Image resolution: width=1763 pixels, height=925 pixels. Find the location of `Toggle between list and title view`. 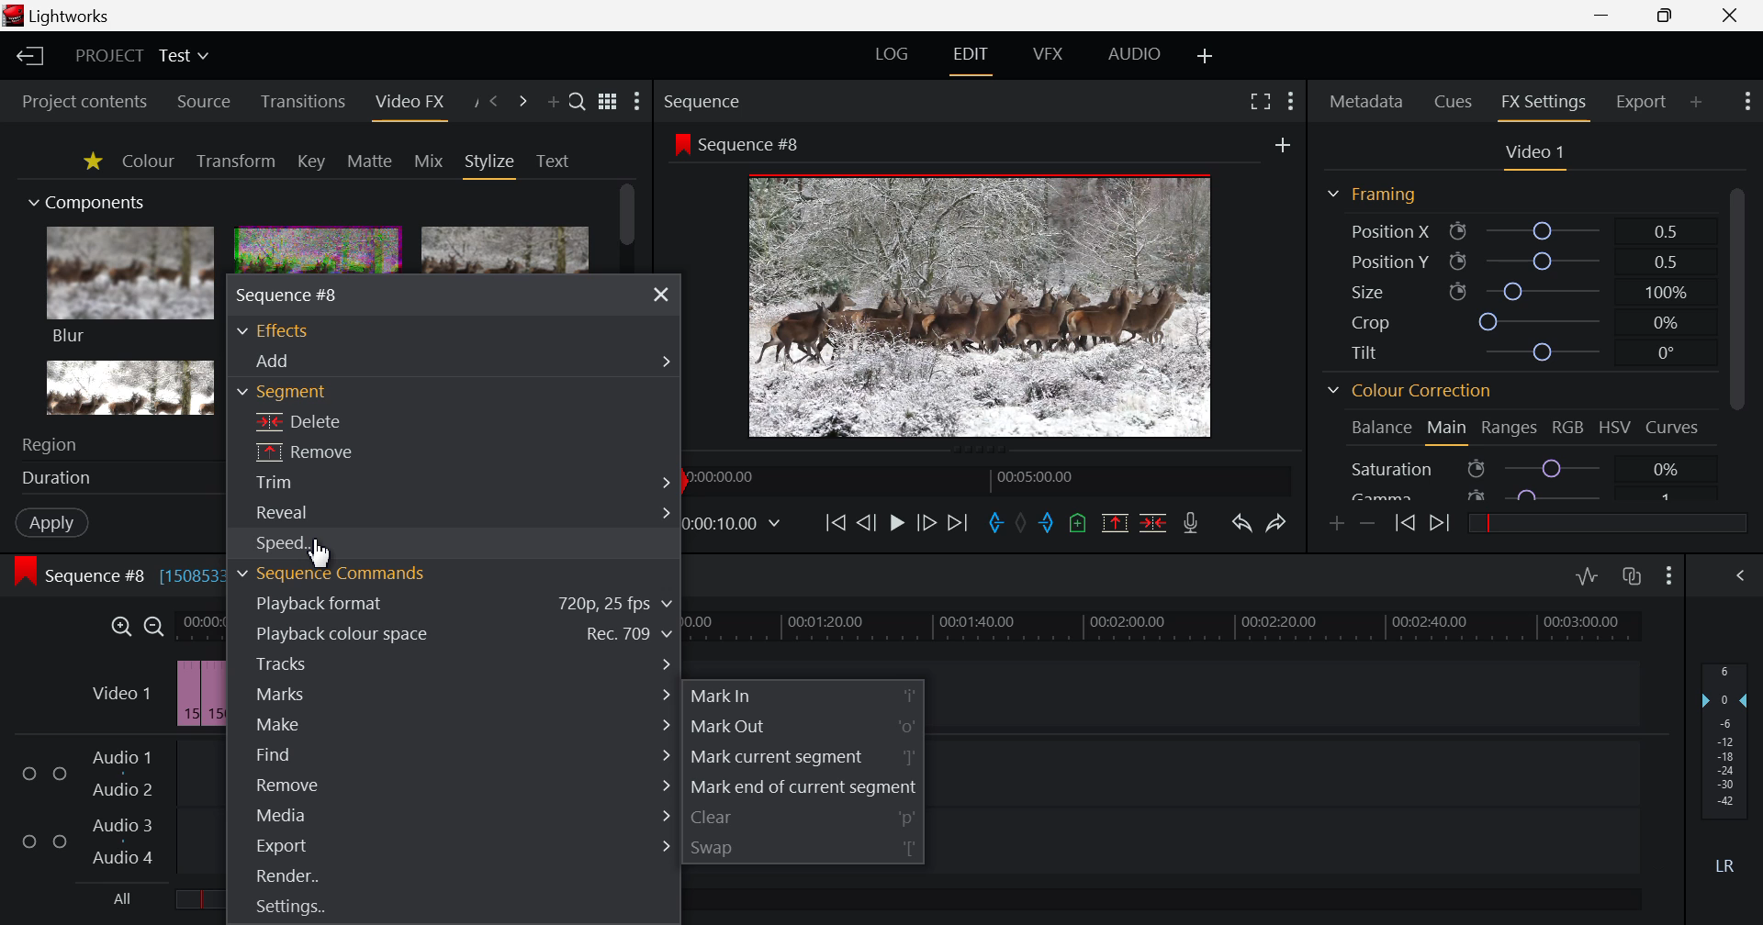

Toggle between list and title view is located at coordinates (607, 102).